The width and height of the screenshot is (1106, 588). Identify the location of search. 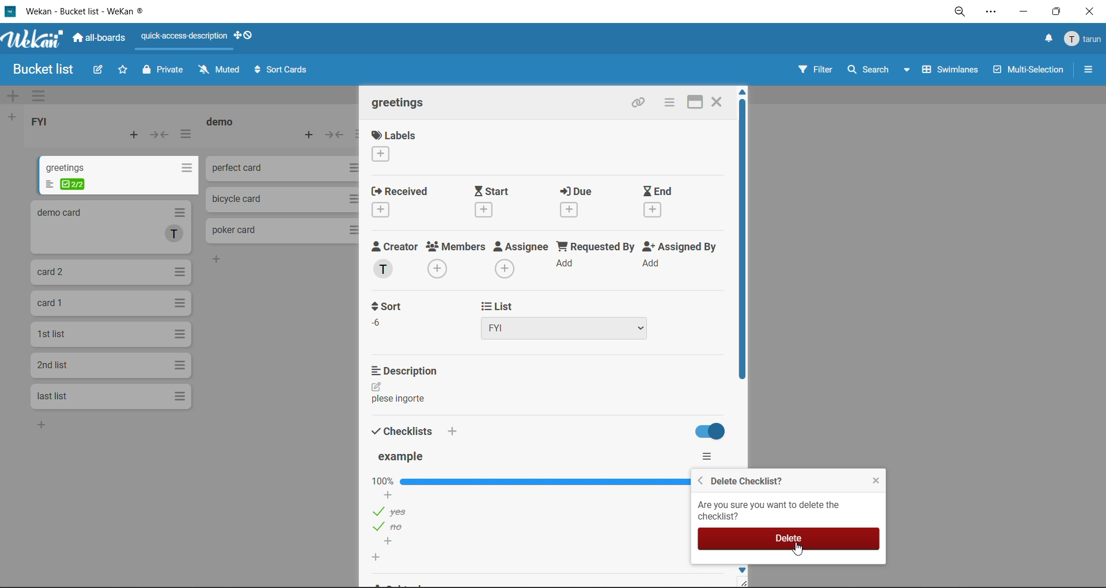
(881, 69).